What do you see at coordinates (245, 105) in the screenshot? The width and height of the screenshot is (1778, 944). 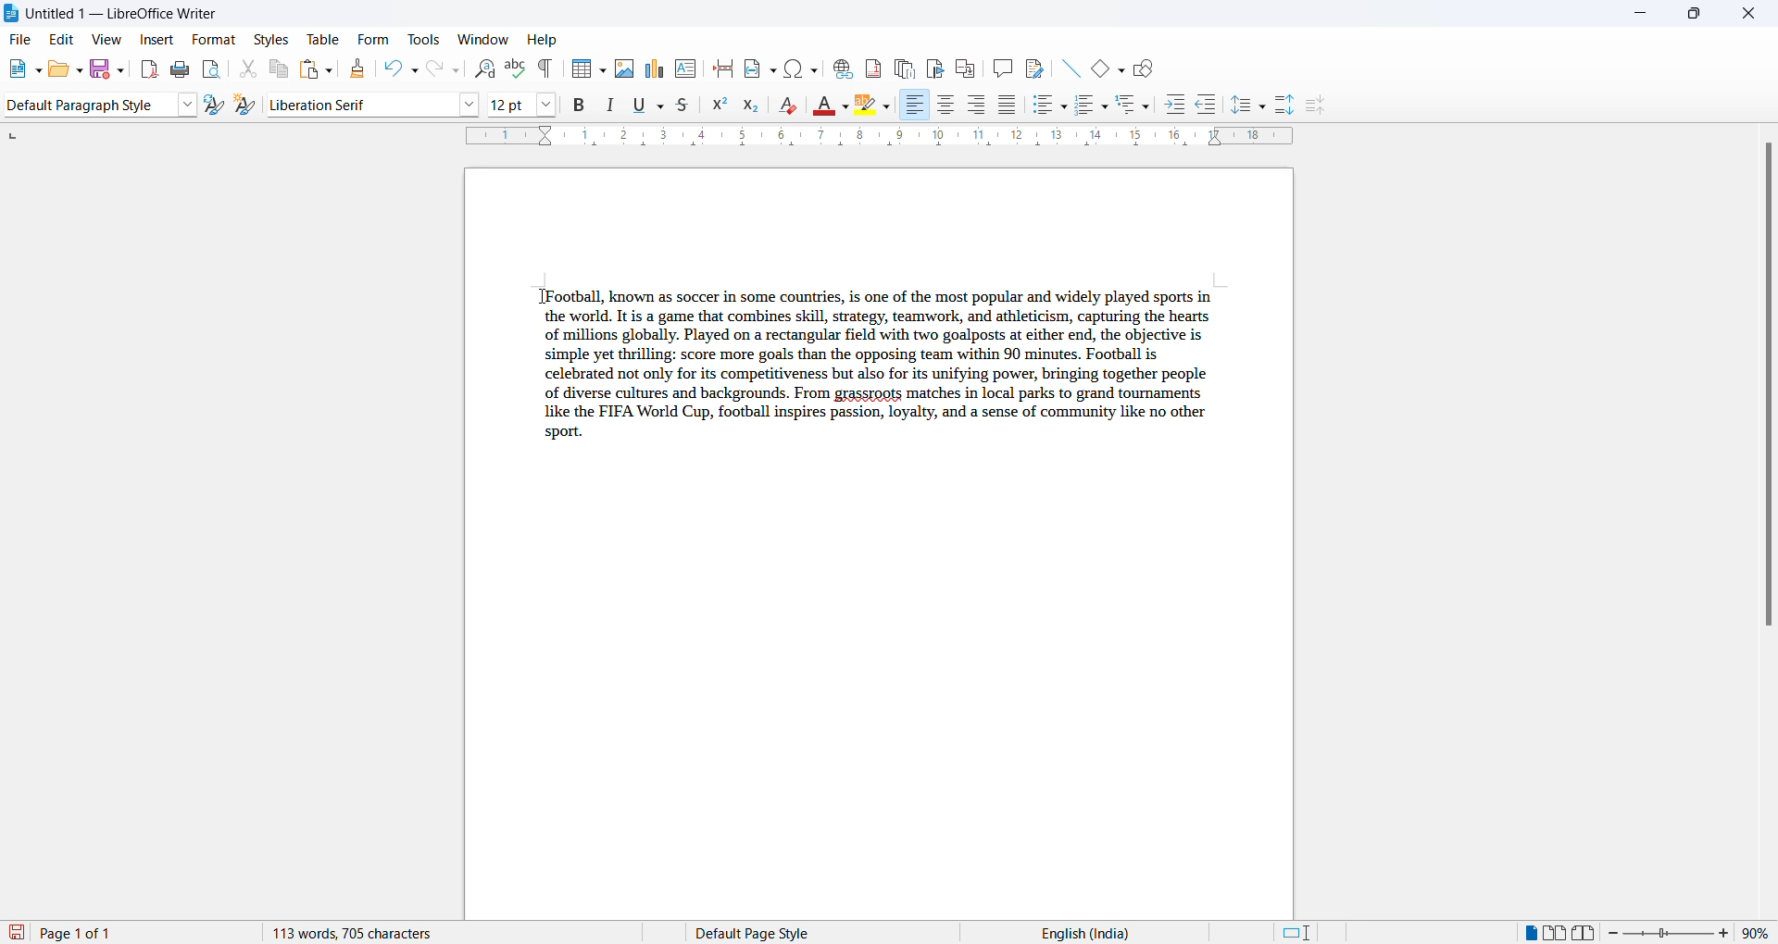 I see `create new style from selections` at bounding box center [245, 105].